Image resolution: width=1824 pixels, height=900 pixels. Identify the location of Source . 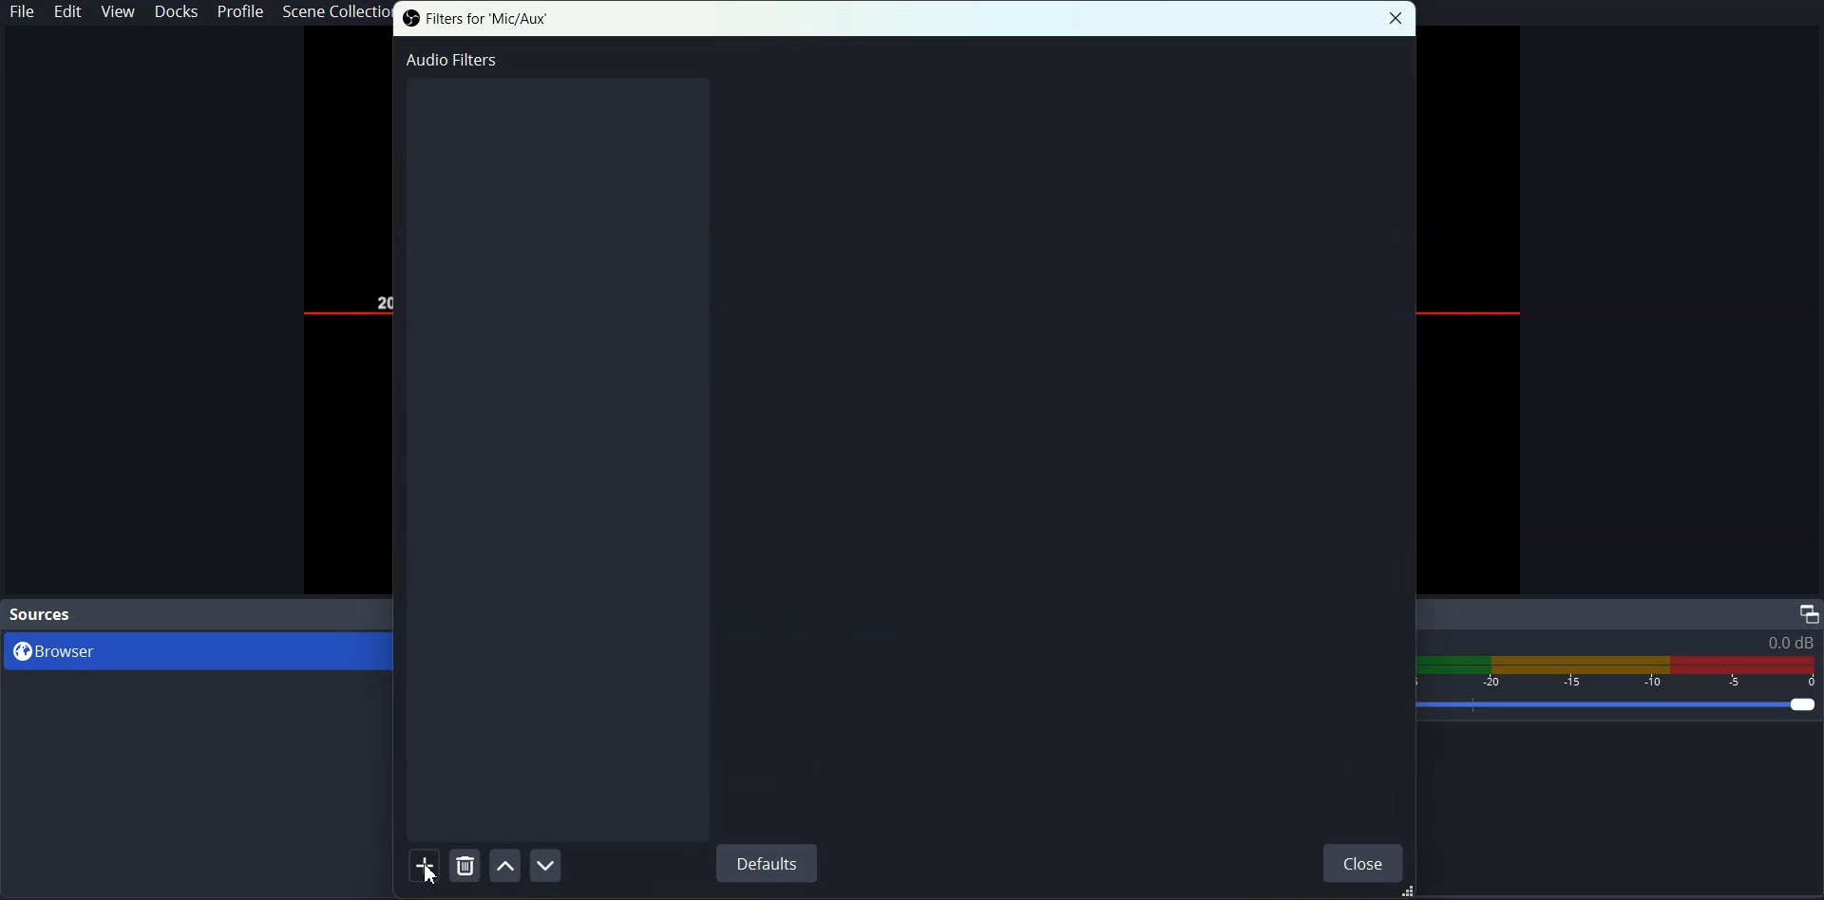
(43, 613).